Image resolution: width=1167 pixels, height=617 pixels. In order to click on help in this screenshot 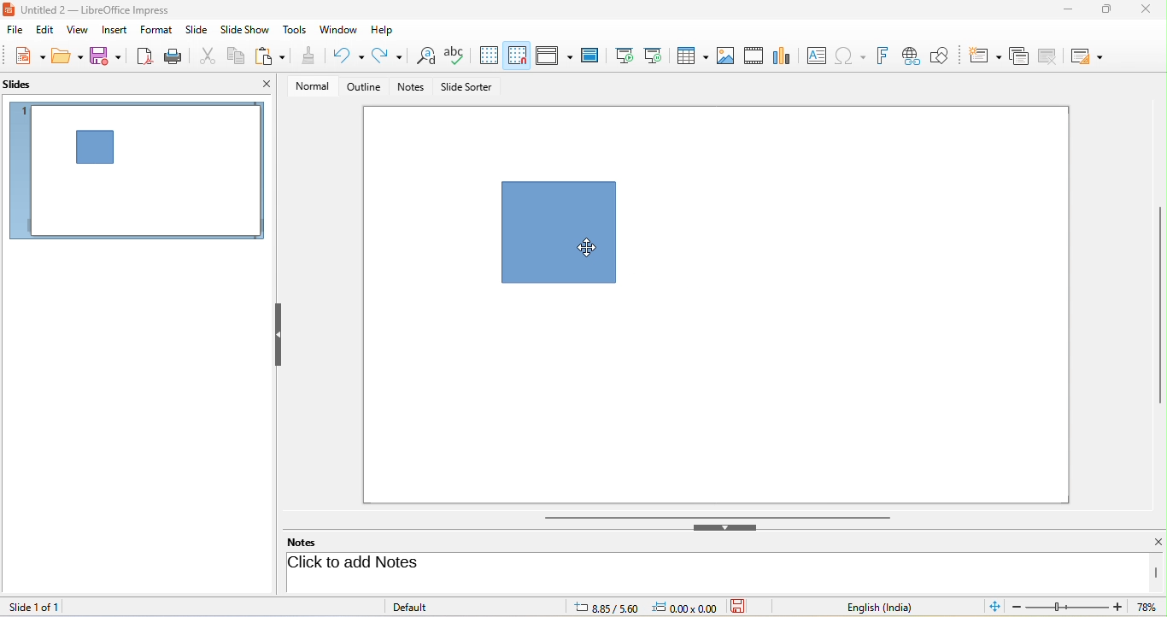, I will do `click(384, 28)`.